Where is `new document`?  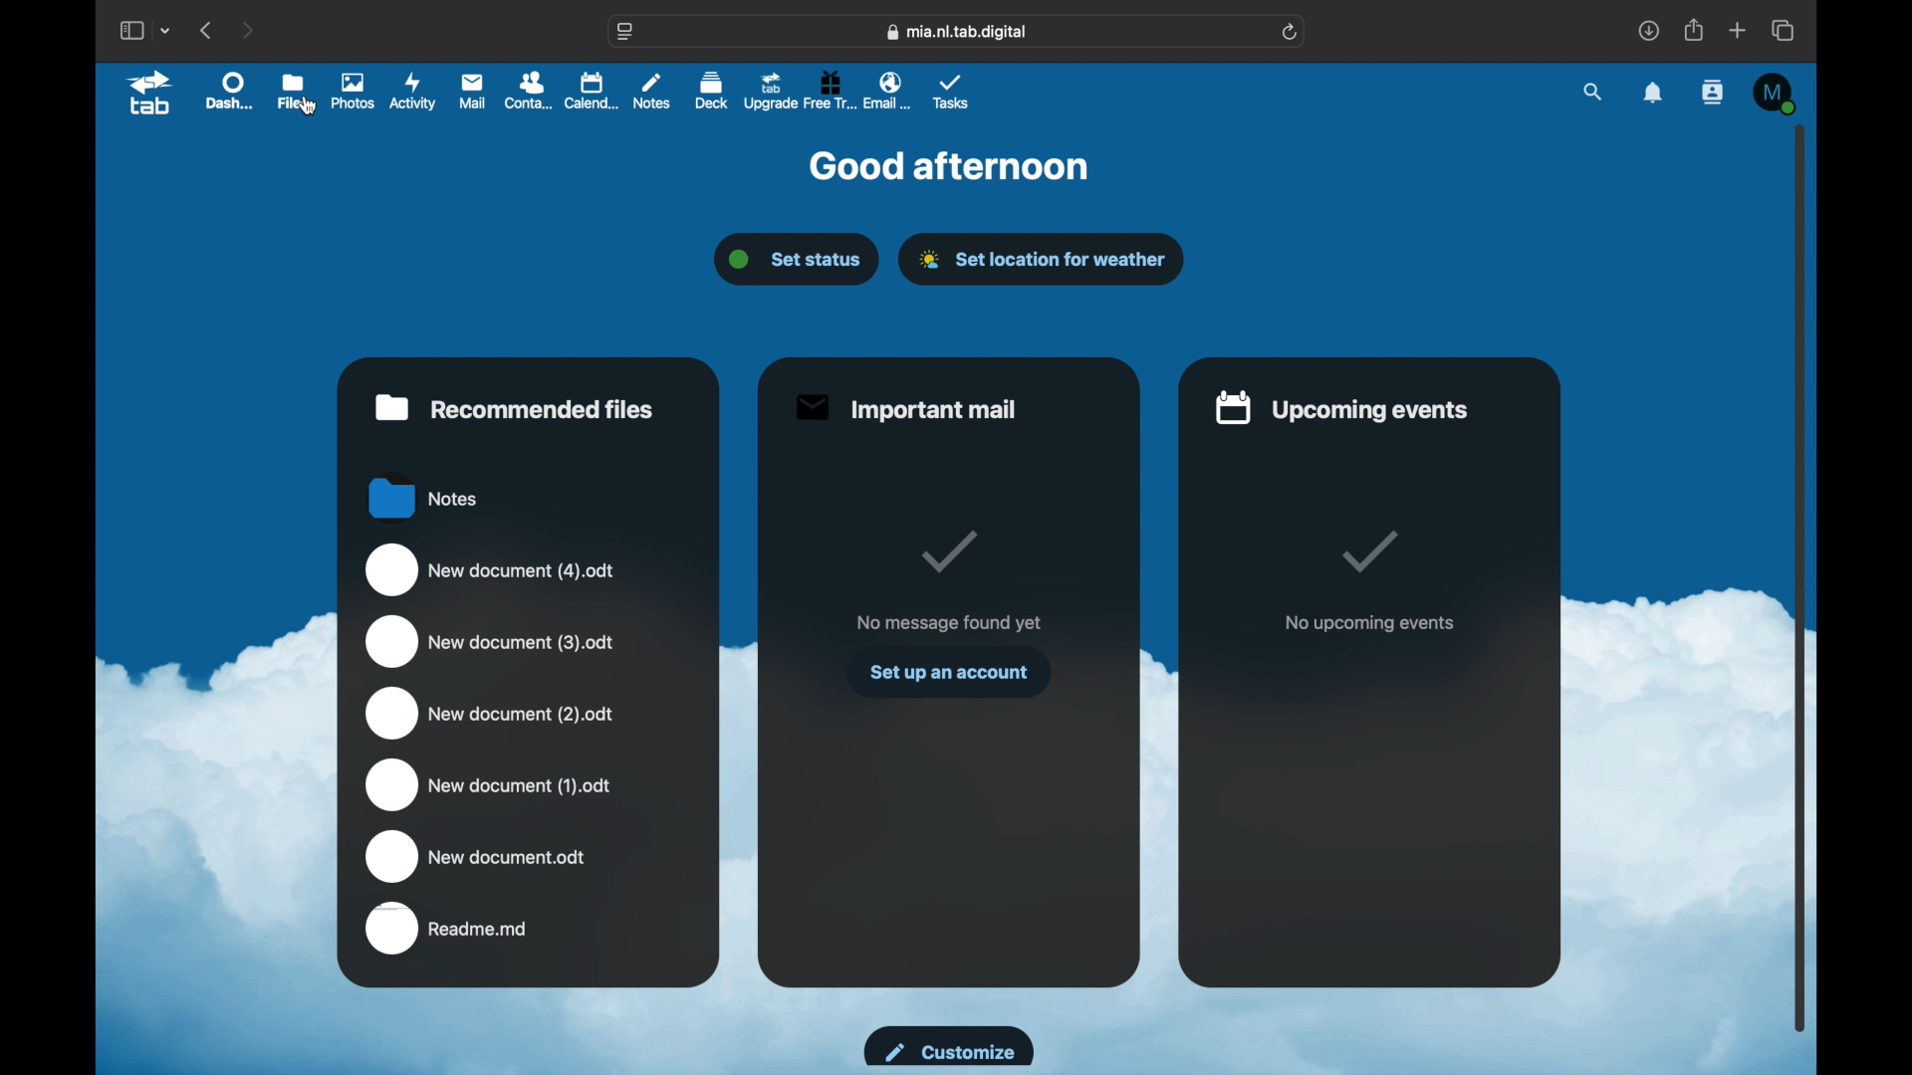 new document is located at coordinates (490, 714).